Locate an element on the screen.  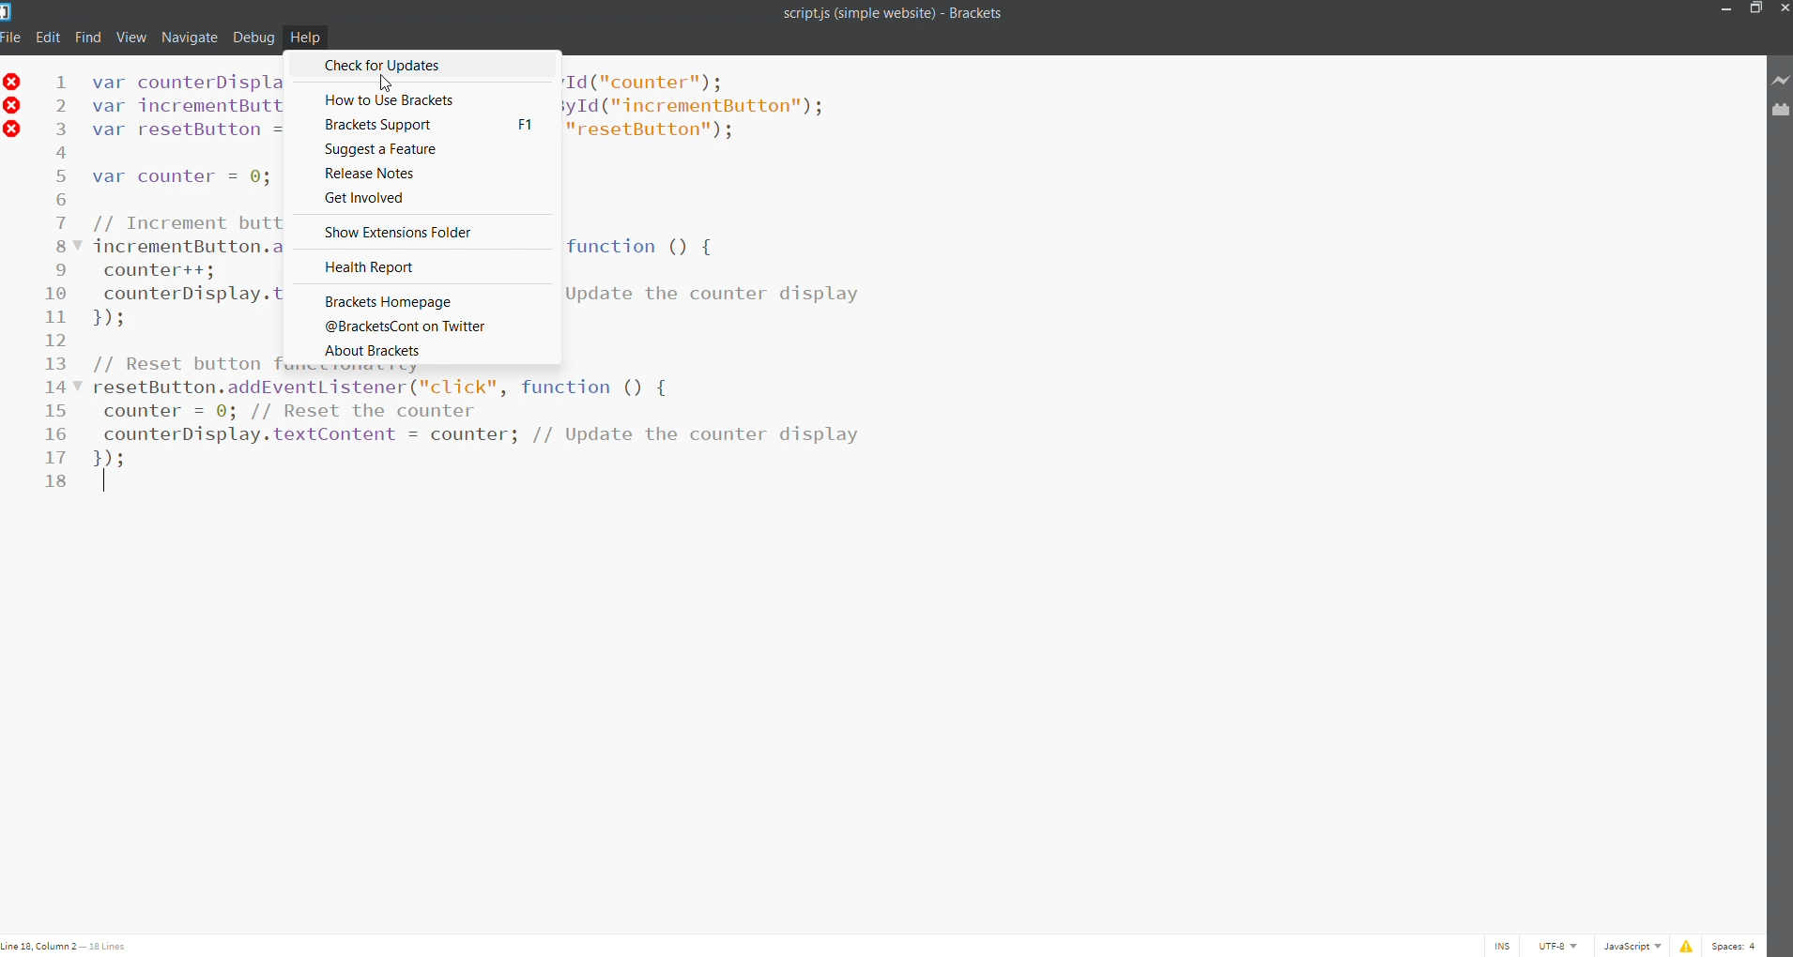
find is located at coordinates (90, 36).